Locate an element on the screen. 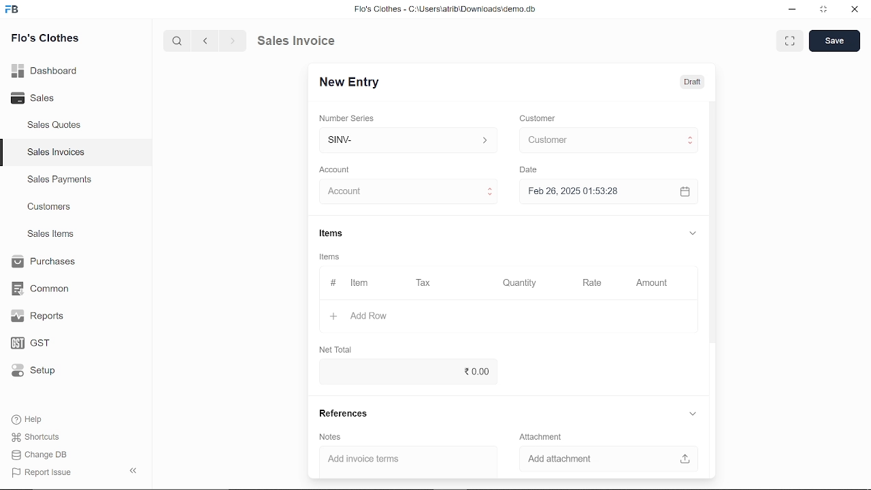 Image resolution: width=871 pixels, height=490 pixels. Customer is located at coordinates (606, 140).